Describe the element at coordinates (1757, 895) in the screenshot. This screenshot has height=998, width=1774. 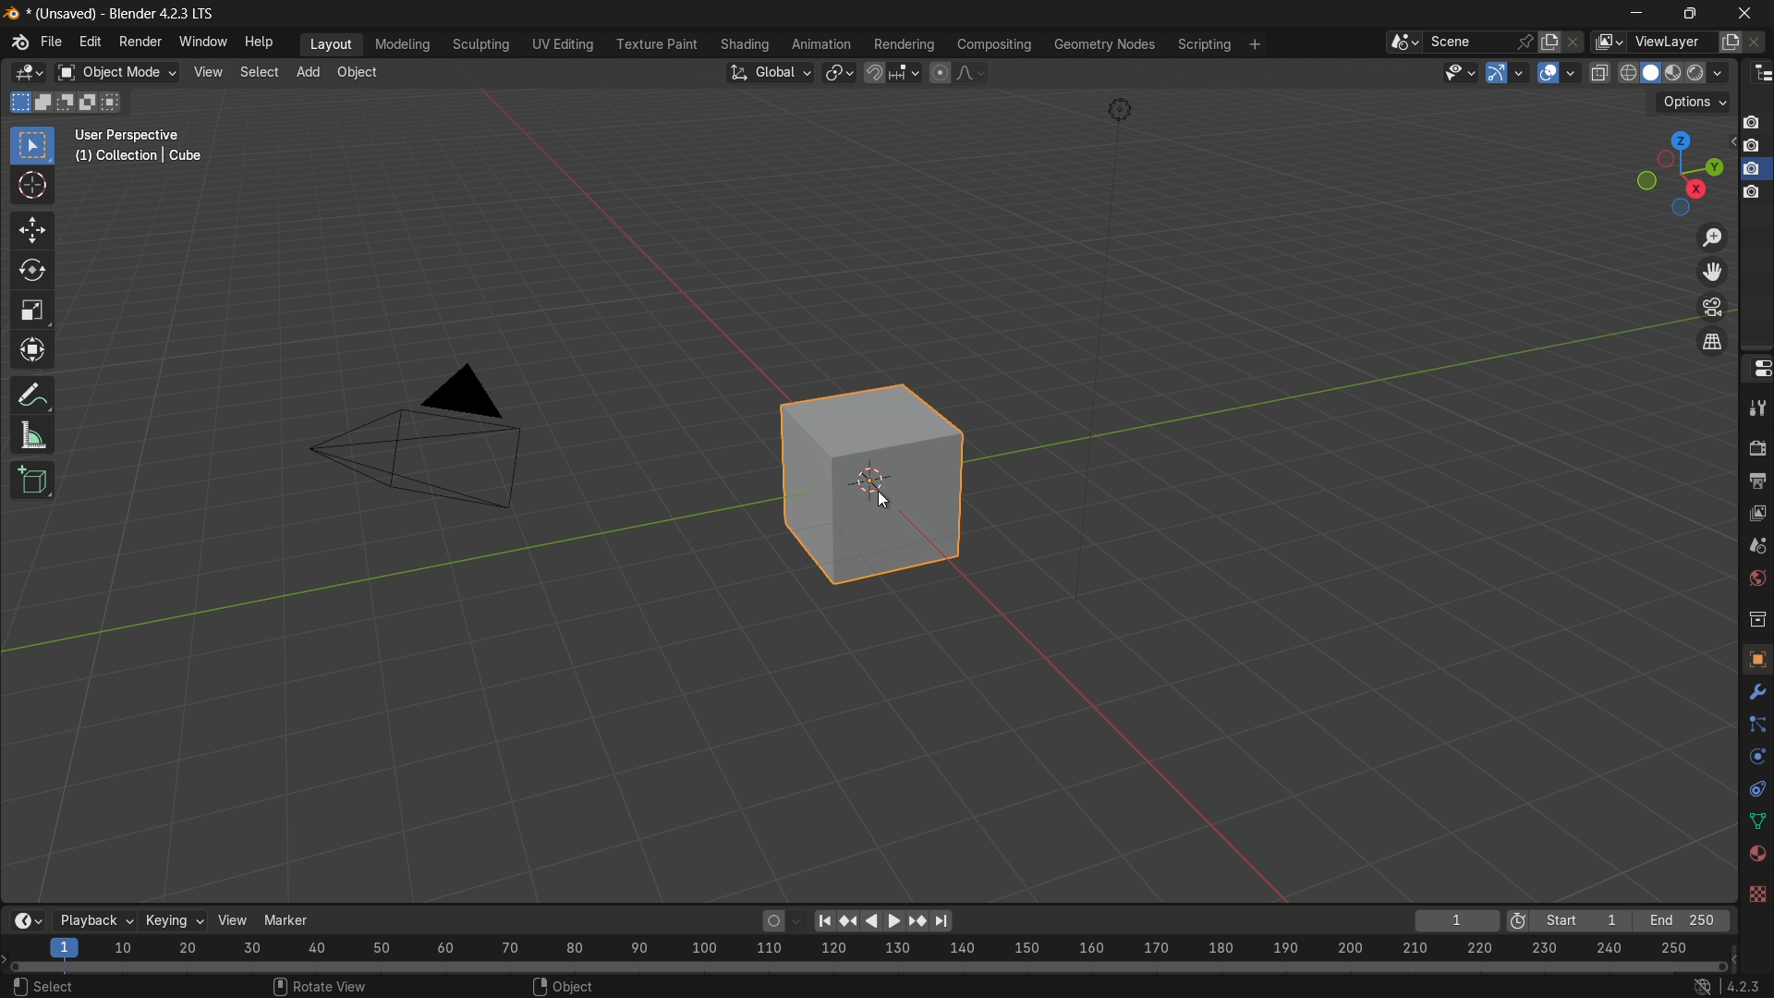
I see `texture` at that location.